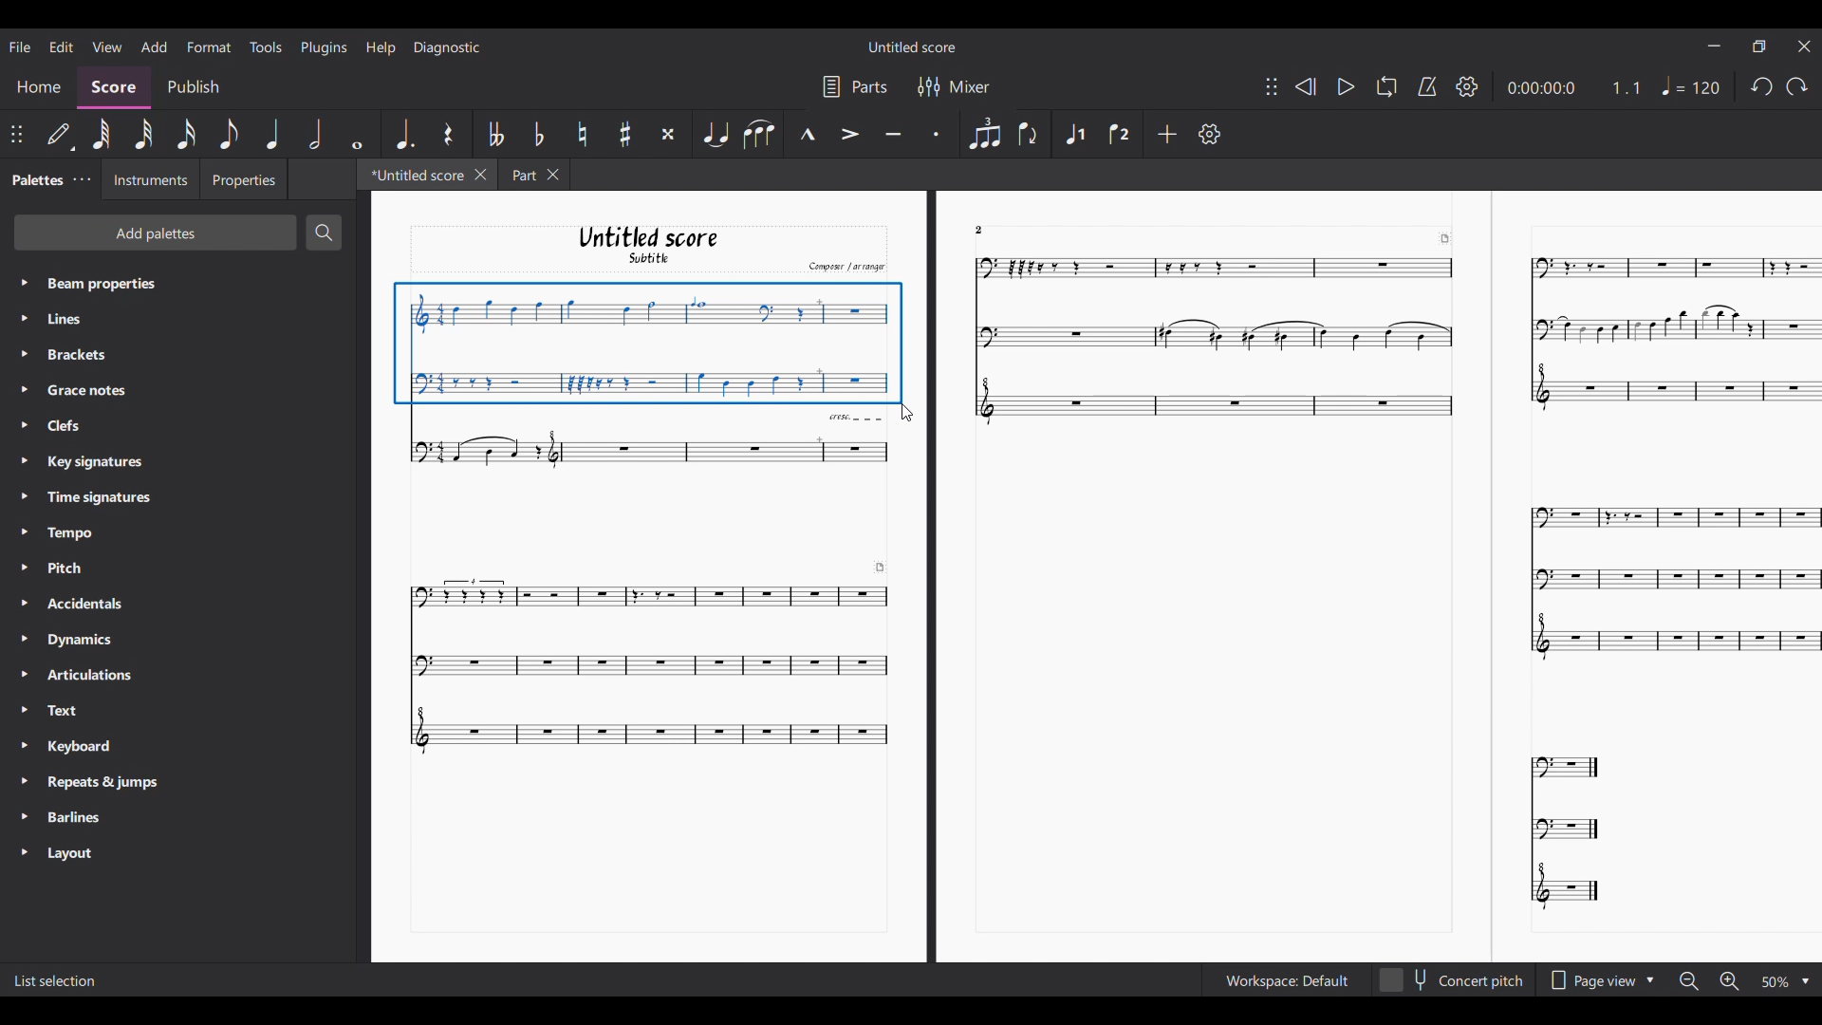  What do you see at coordinates (356, 134) in the screenshot?
I see `Whole note` at bounding box center [356, 134].